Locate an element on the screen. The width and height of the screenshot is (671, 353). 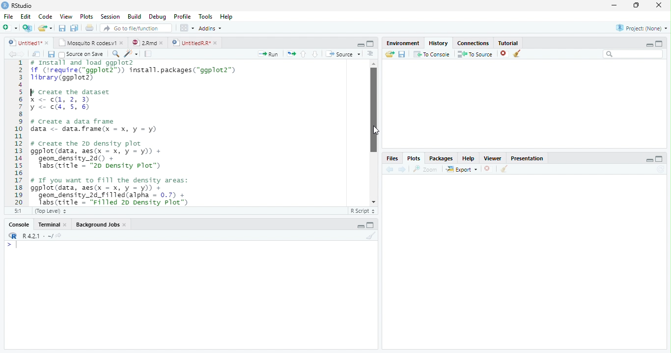
close is located at coordinates (67, 225).